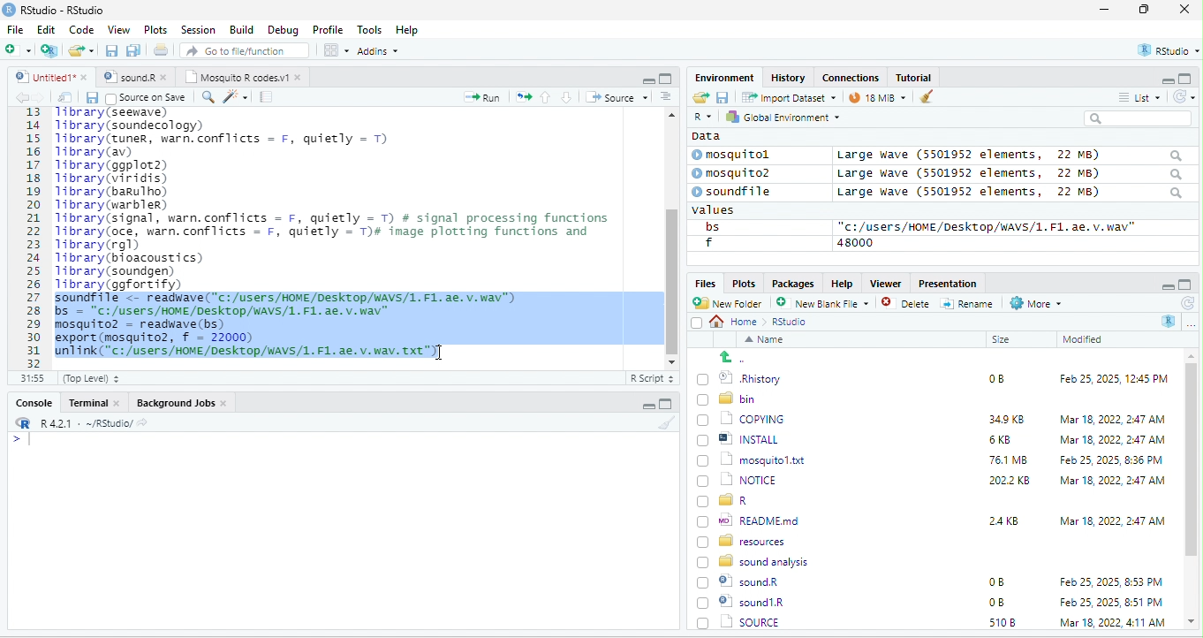 The image size is (1203, 638). I want to click on Code, so click(82, 29).